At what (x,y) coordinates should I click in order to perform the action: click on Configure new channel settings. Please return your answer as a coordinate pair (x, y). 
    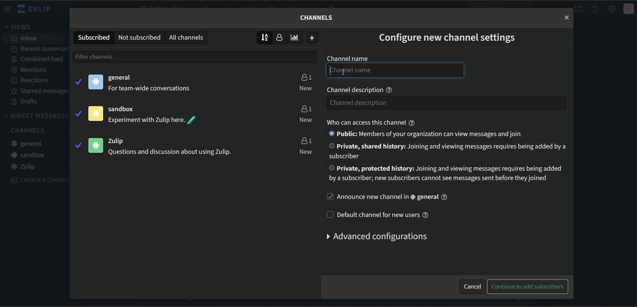
    Looking at the image, I should click on (446, 37).